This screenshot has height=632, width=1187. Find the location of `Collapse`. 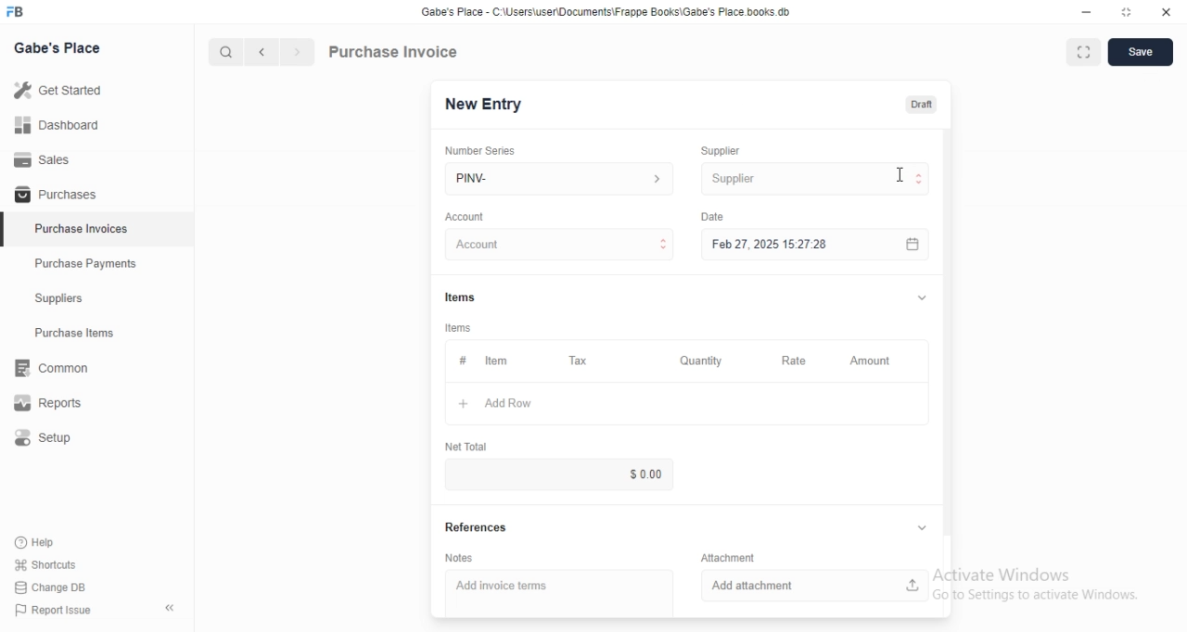

Collapse is located at coordinates (170, 608).